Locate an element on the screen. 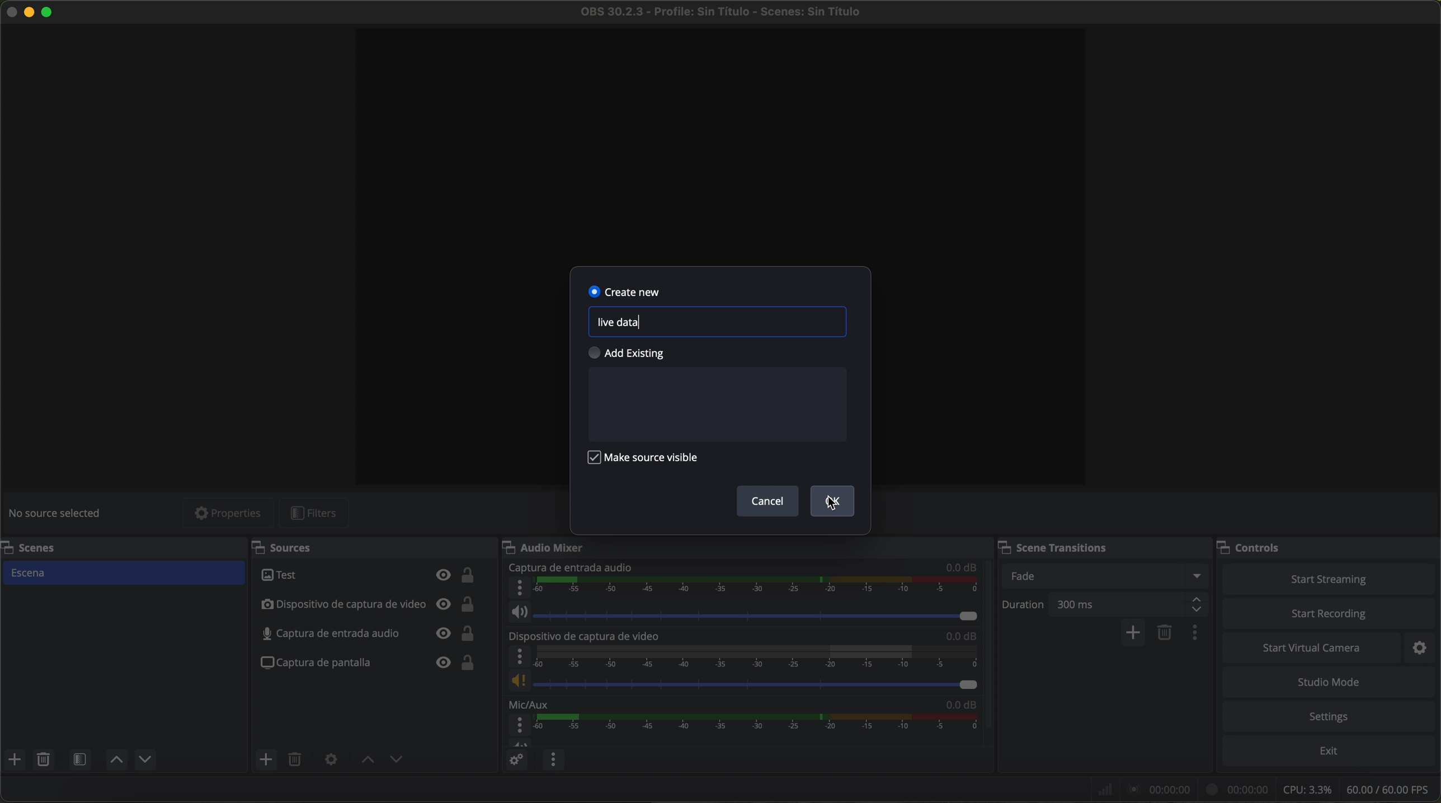  studio mode is located at coordinates (1331, 683).